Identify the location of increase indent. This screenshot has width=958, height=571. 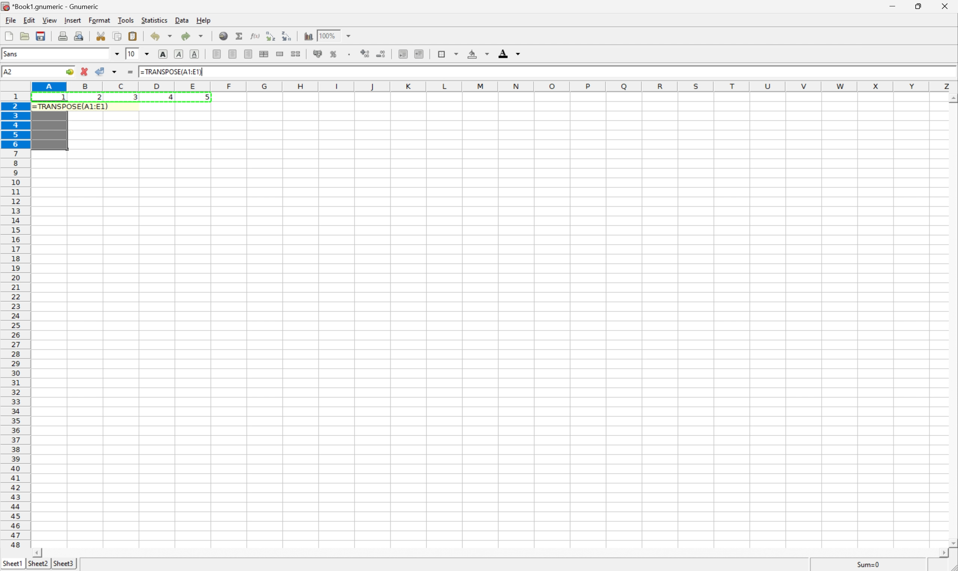
(418, 54).